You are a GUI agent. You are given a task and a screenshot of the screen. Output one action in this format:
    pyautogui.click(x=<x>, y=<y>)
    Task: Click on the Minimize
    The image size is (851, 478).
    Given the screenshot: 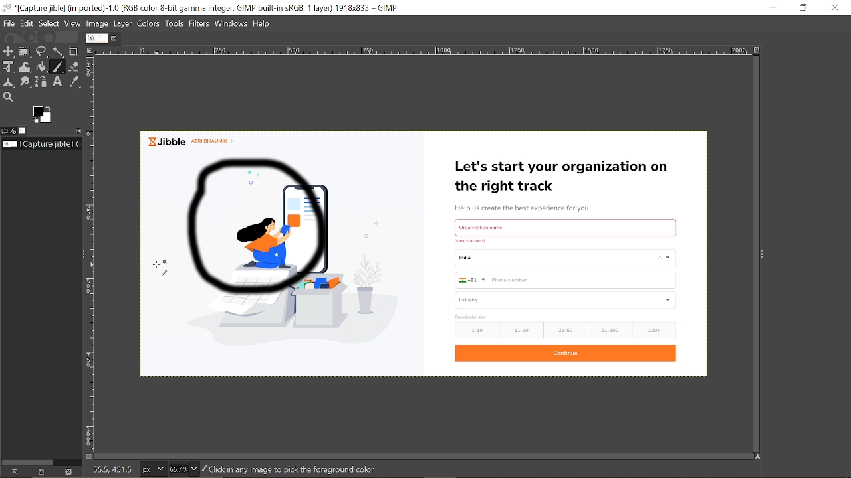 What is the action you would take?
    pyautogui.click(x=773, y=7)
    